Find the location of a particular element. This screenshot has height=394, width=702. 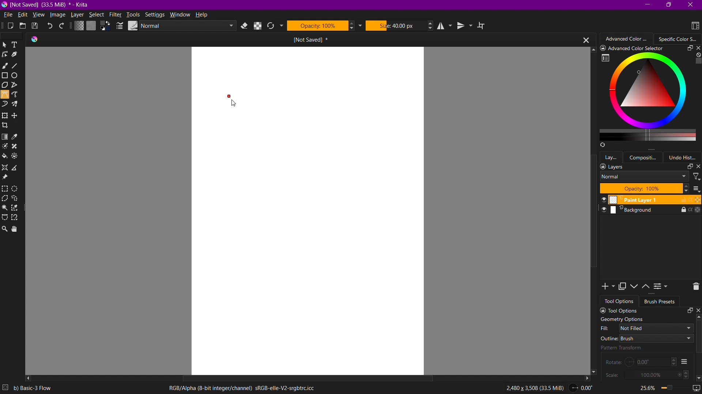

Up is located at coordinates (698, 317).